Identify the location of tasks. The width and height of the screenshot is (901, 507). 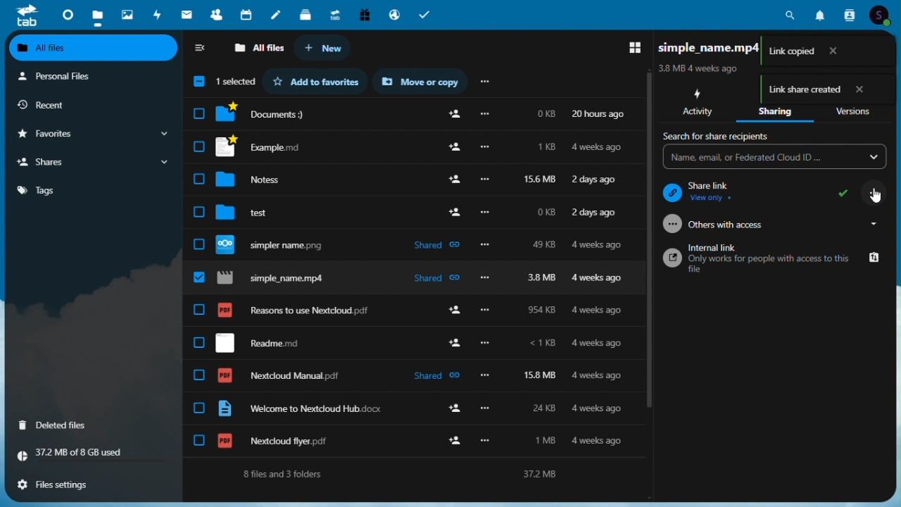
(427, 14).